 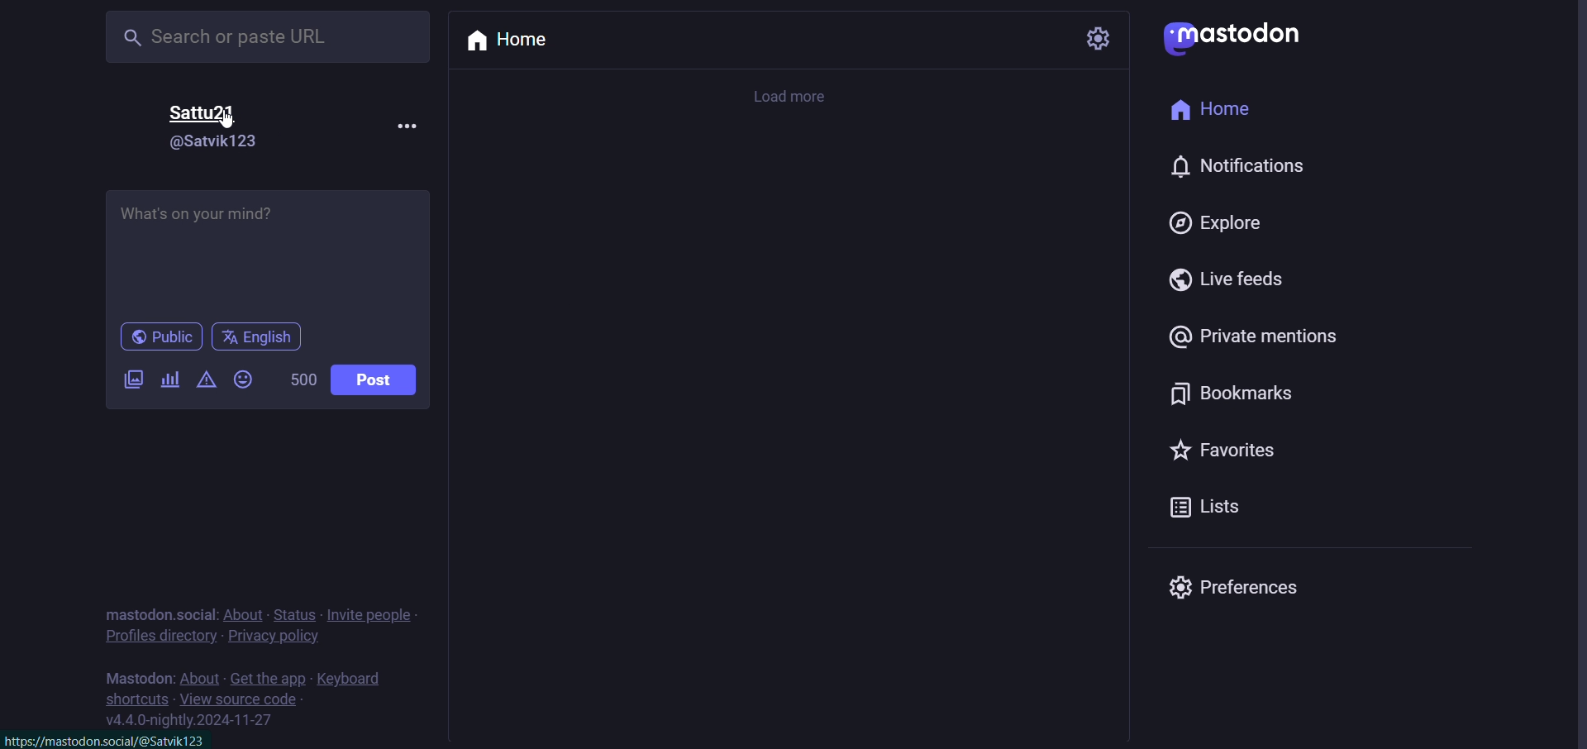 I want to click on invite people, so click(x=370, y=613).